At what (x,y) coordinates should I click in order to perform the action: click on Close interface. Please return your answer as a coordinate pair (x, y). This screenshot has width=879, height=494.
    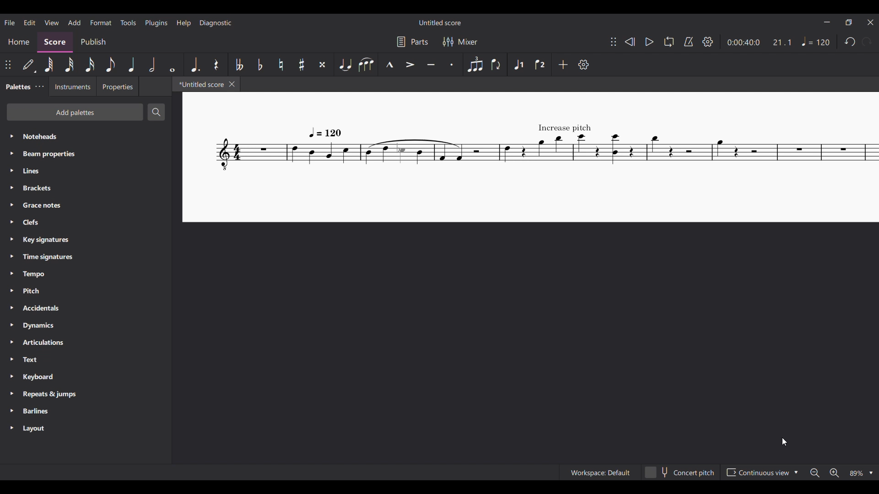
    Looking at the image, I should click on (870, 22).